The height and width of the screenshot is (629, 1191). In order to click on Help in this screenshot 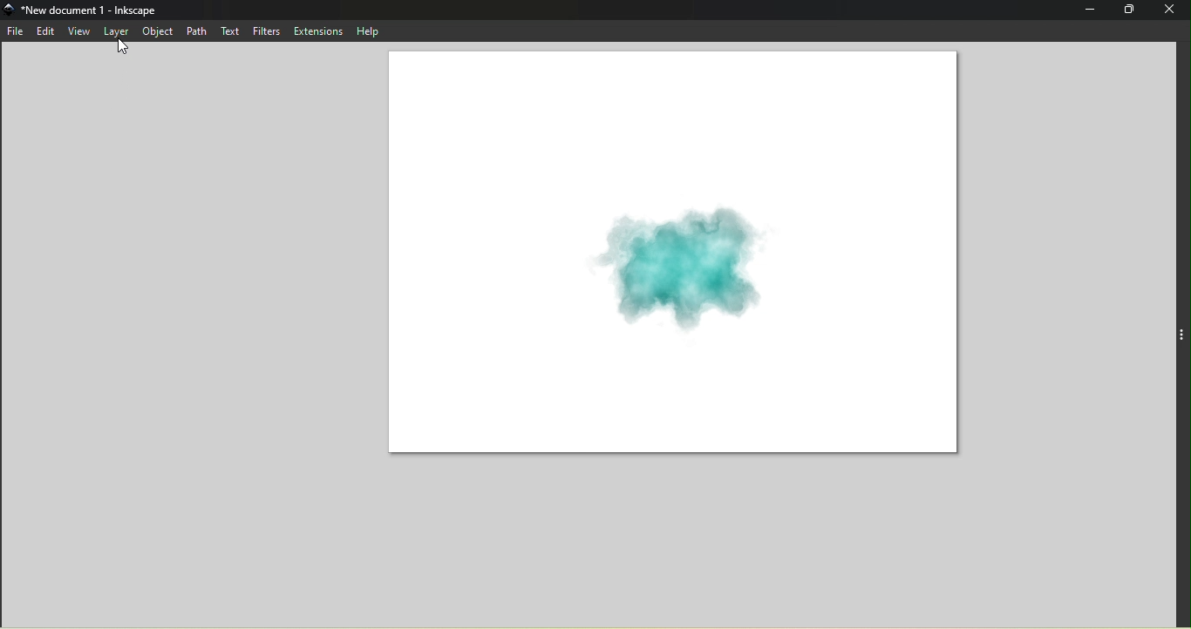, I will do `click(365, 30)`.